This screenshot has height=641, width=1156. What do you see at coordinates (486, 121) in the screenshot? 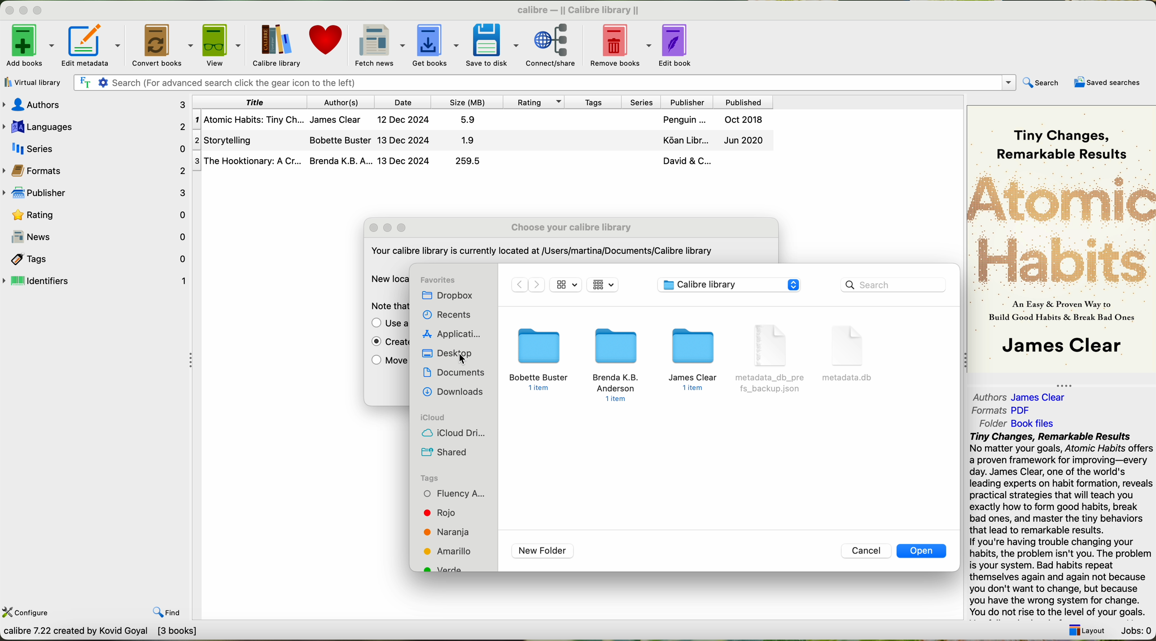
I see `First Book Atomic Habits` at bounding box center [486, 121].